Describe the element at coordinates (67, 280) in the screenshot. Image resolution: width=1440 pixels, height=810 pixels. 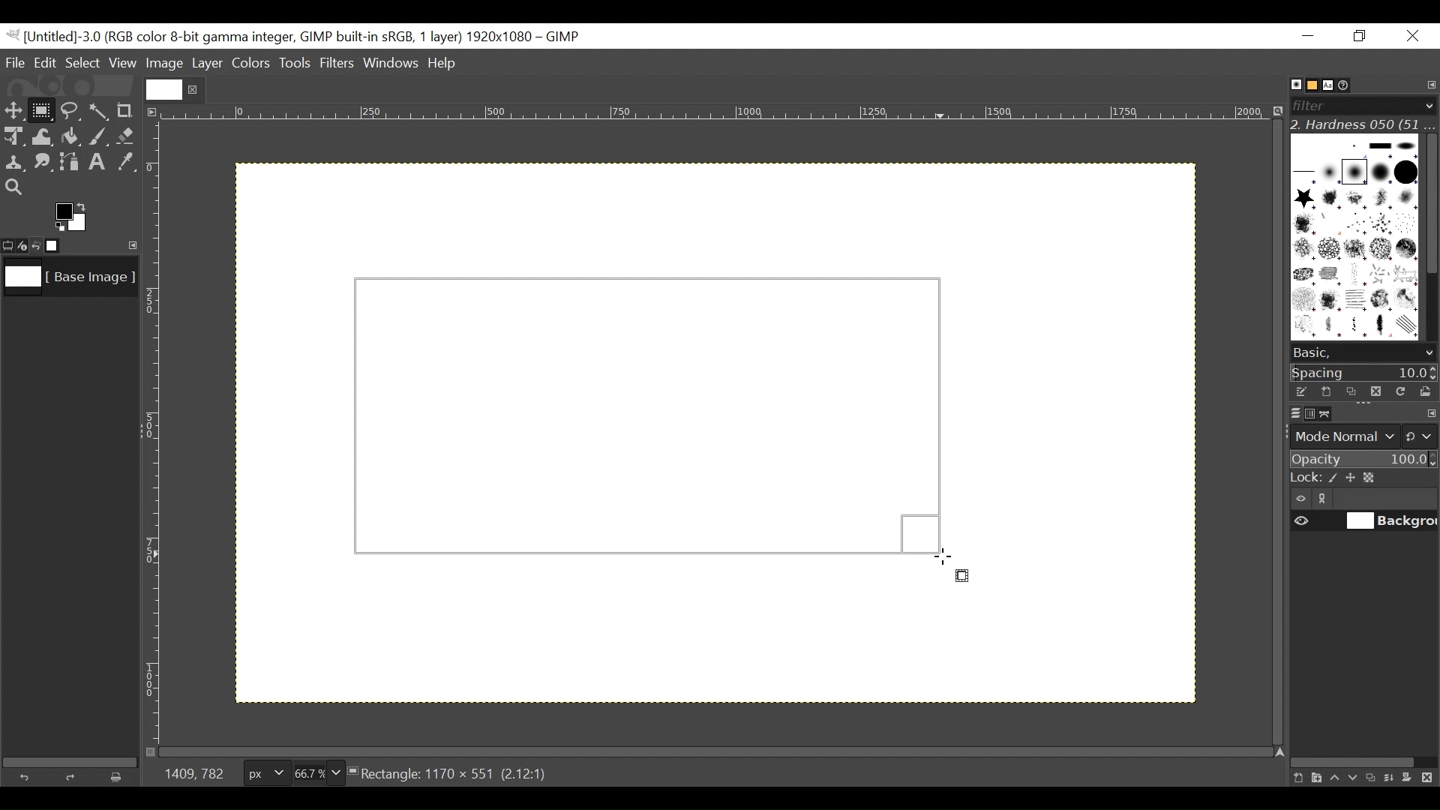
I see `Image` at that location.